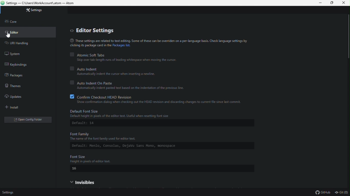 The height and width of the screenshot is (196, 350). I want to click on Atomic soft tabs, so click(125, 54).